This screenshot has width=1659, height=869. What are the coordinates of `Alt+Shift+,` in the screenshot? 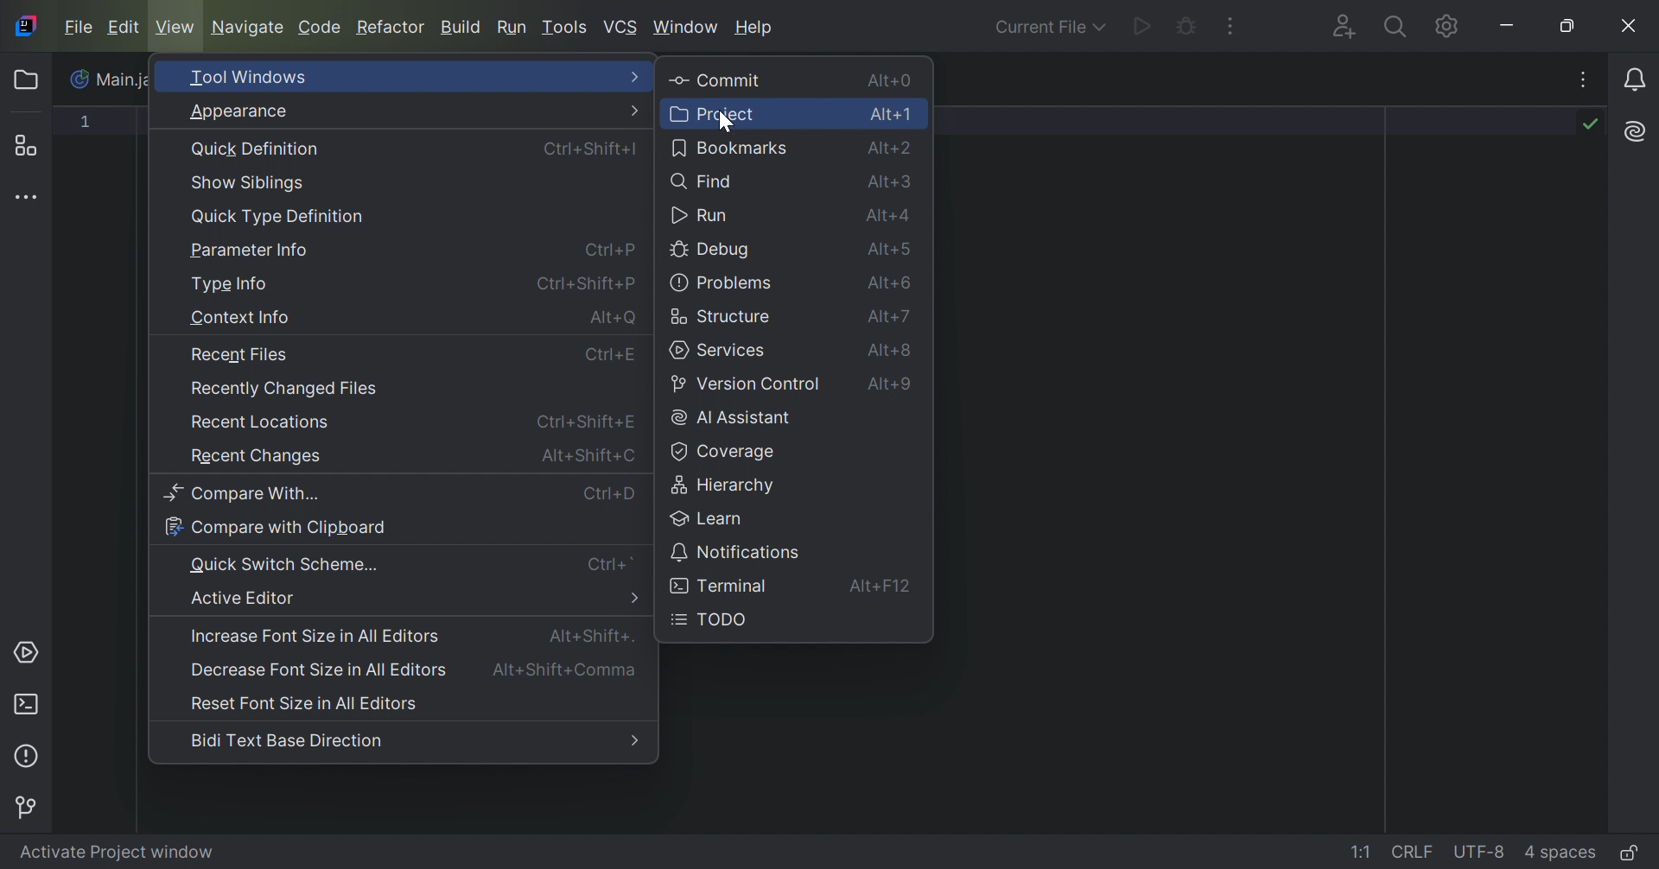 It's located at (592, 635).